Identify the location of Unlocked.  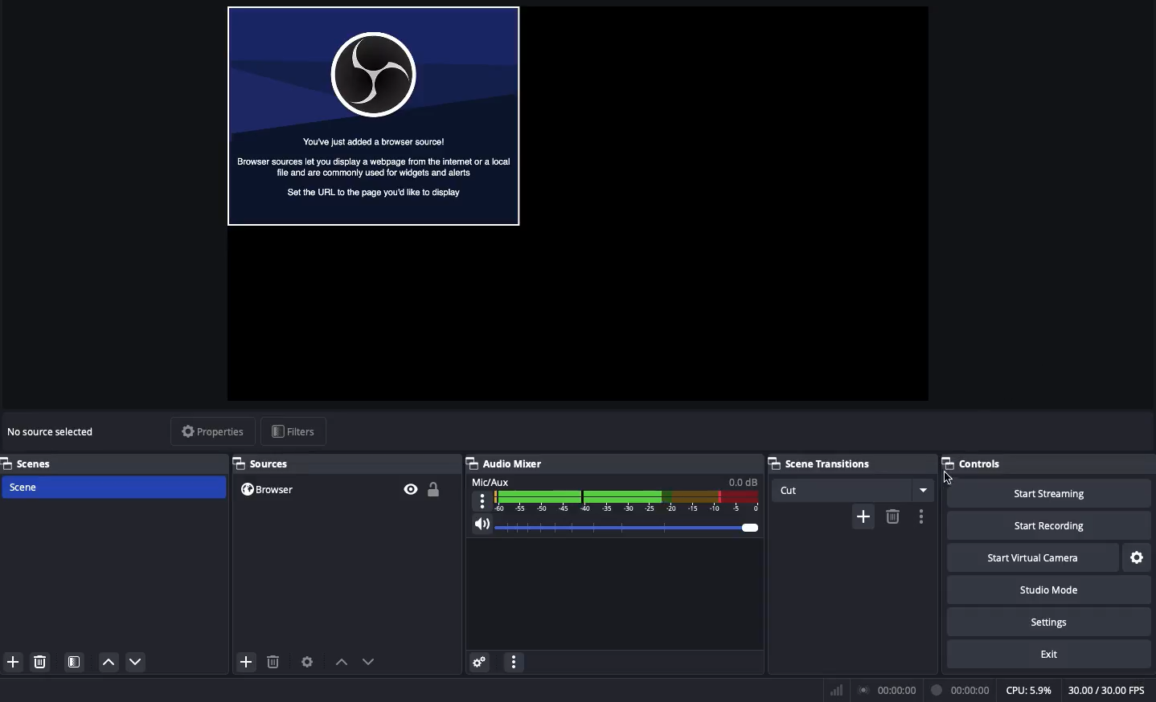
(435, 489).